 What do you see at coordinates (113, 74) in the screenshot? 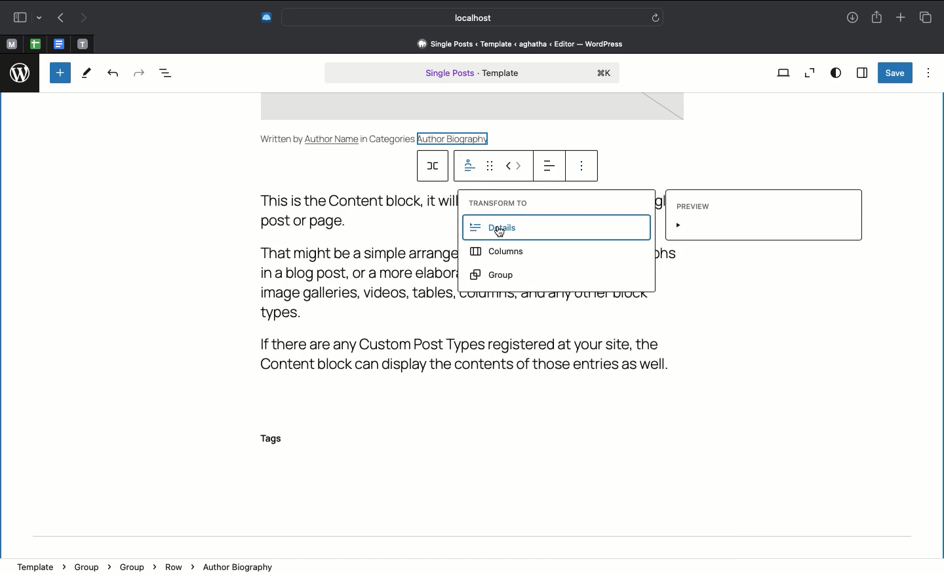
I see `Undo` at bounding box center [113, 74].